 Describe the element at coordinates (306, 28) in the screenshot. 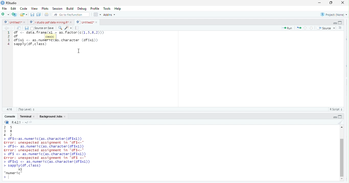

I see `go to previous section/chunk` at that location.